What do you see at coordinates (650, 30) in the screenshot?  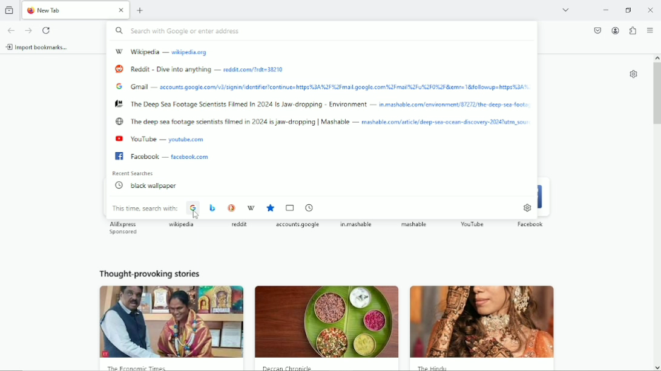 I see `open application menu` at bounding box center [650, 30].